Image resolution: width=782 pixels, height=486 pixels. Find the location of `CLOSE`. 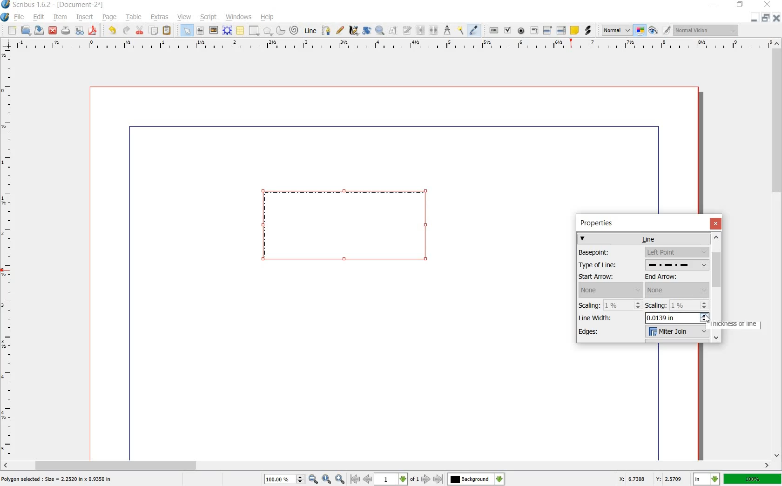

CLOSE is located at coordinates (777, 18).